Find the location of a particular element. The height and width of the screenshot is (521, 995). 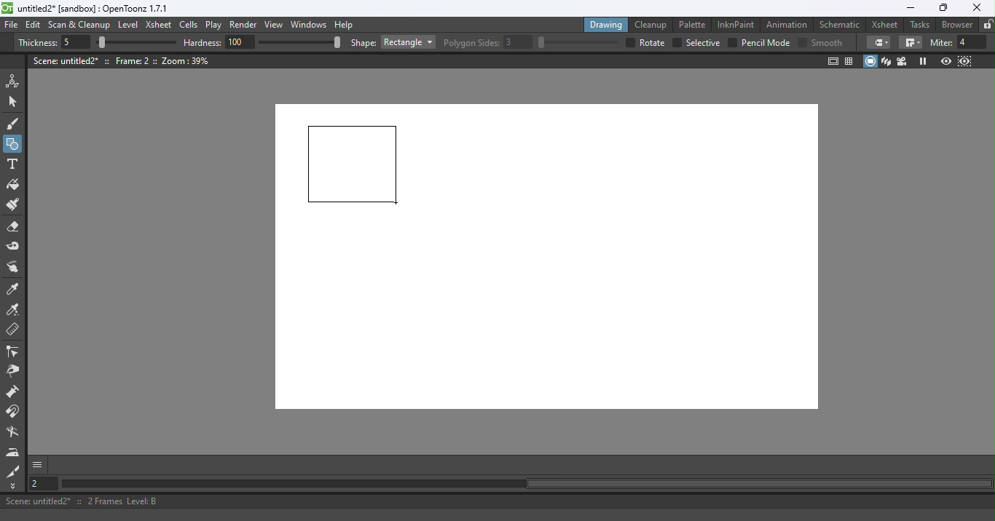

checkbox is located at coordinates (732, 42).